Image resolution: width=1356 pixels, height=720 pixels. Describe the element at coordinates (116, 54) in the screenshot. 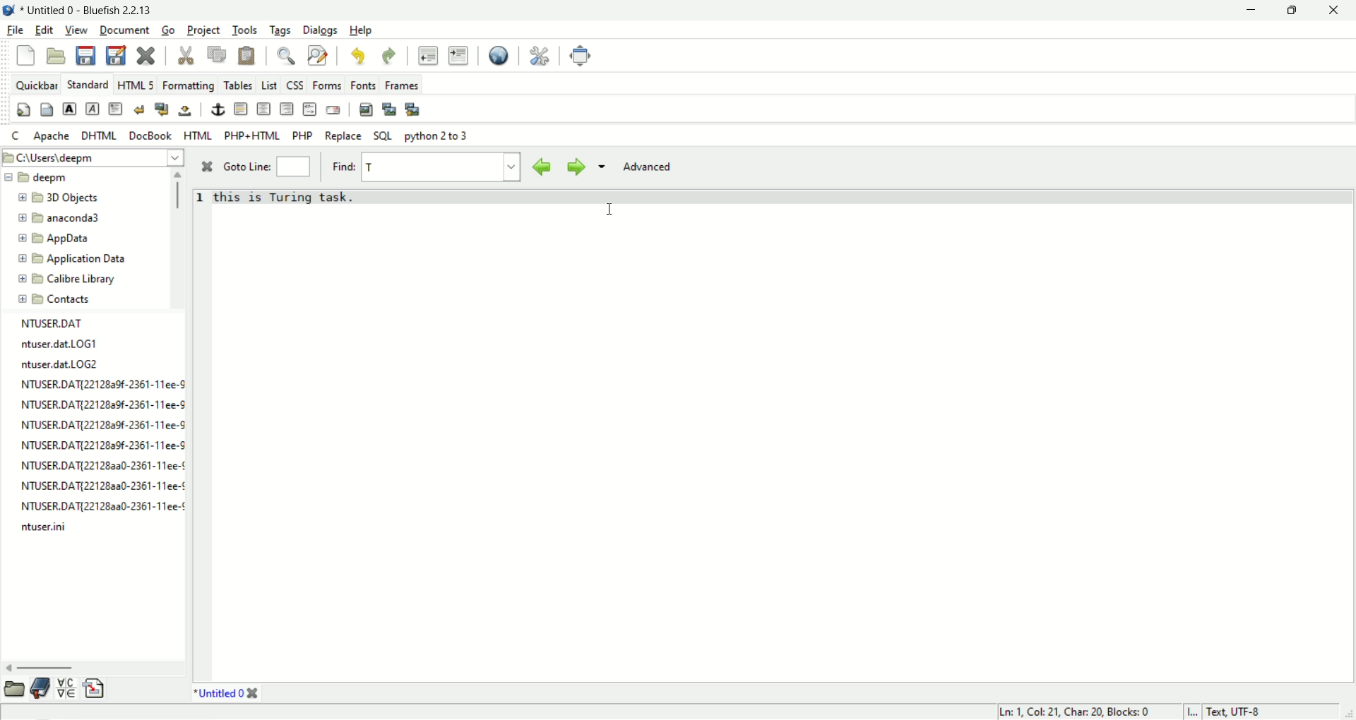

I see `save as` at that location.